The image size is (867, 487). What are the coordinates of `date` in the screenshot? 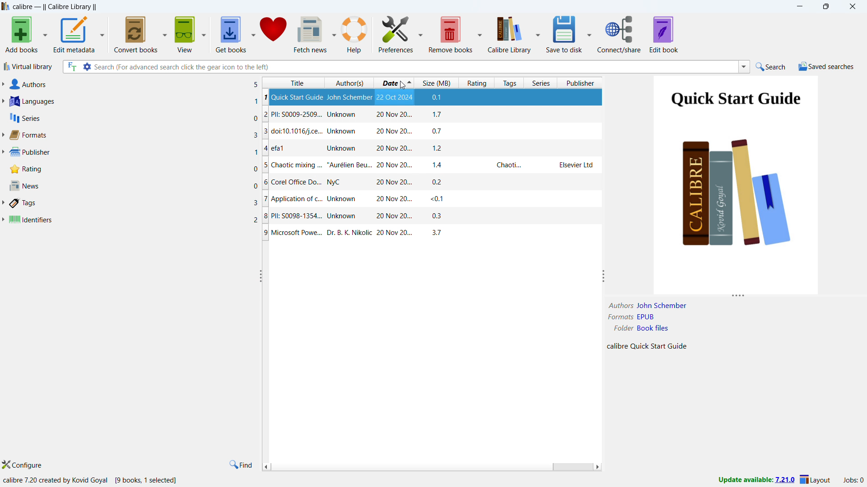 It's located at (394, 83).